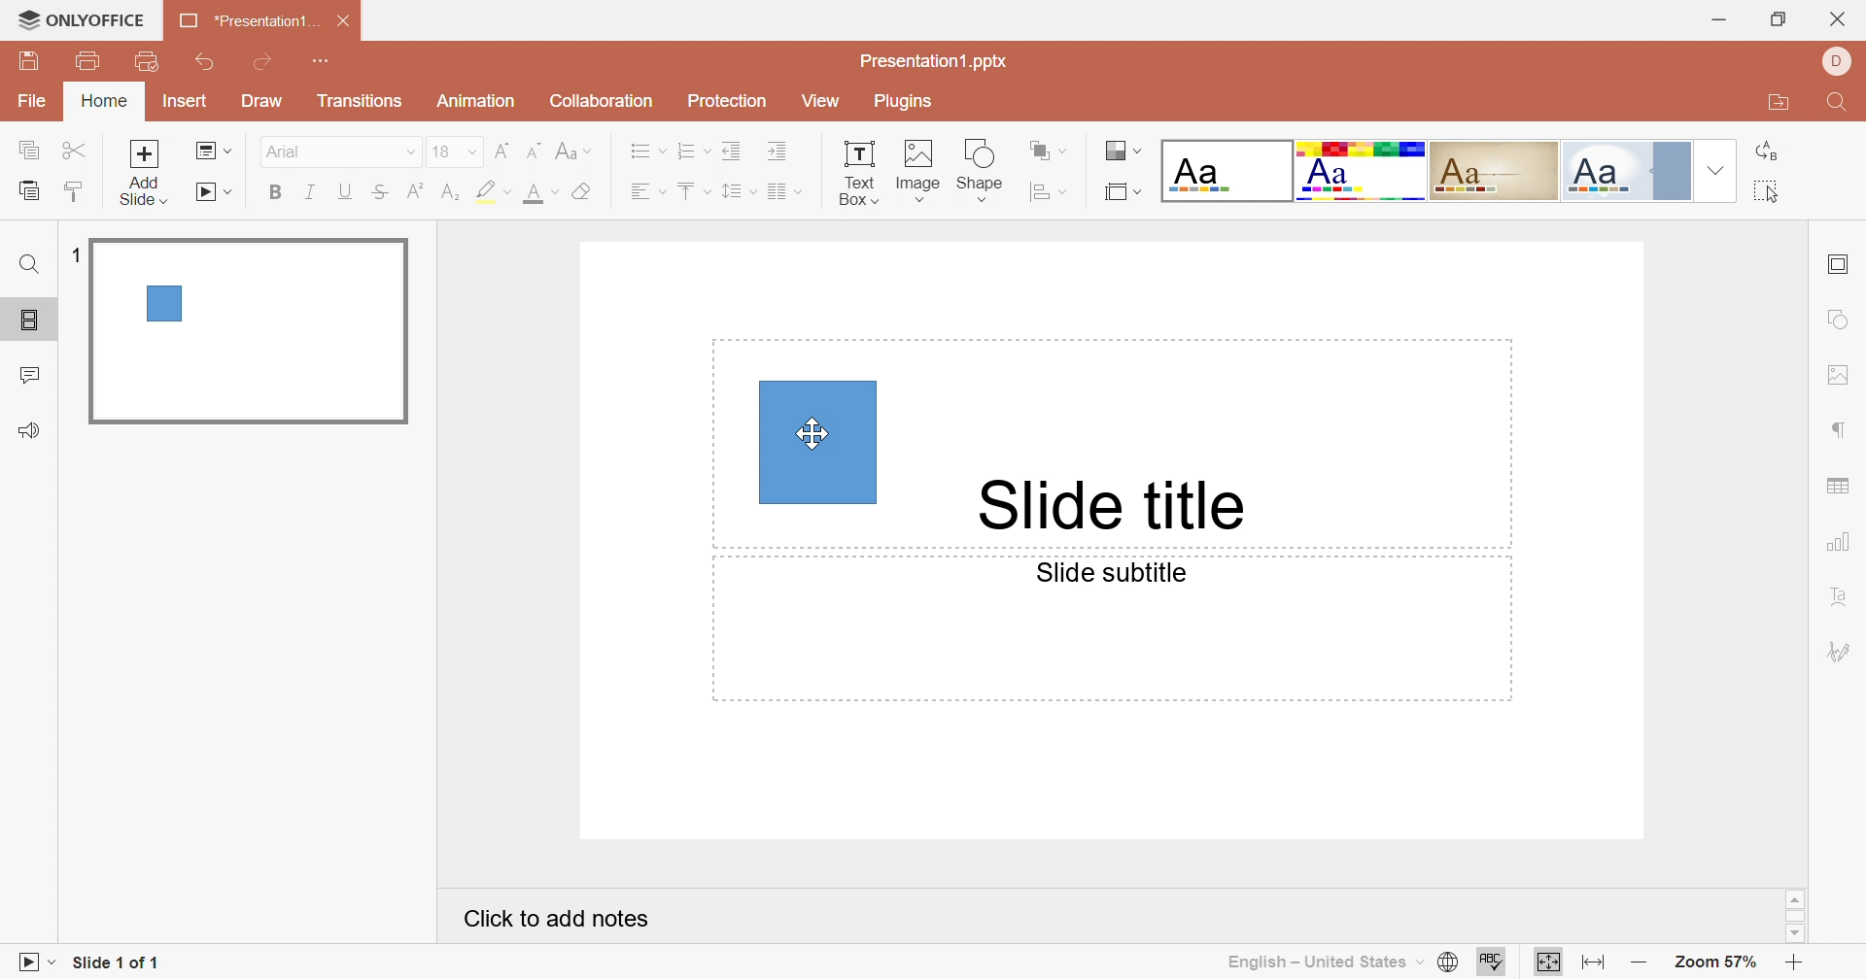 The height and width of the screenshot is (979, 1866). What do you see at coordinates (1780, 18) in the screenshot?
I see `Restore Down` at bounding box center [1780, 18].